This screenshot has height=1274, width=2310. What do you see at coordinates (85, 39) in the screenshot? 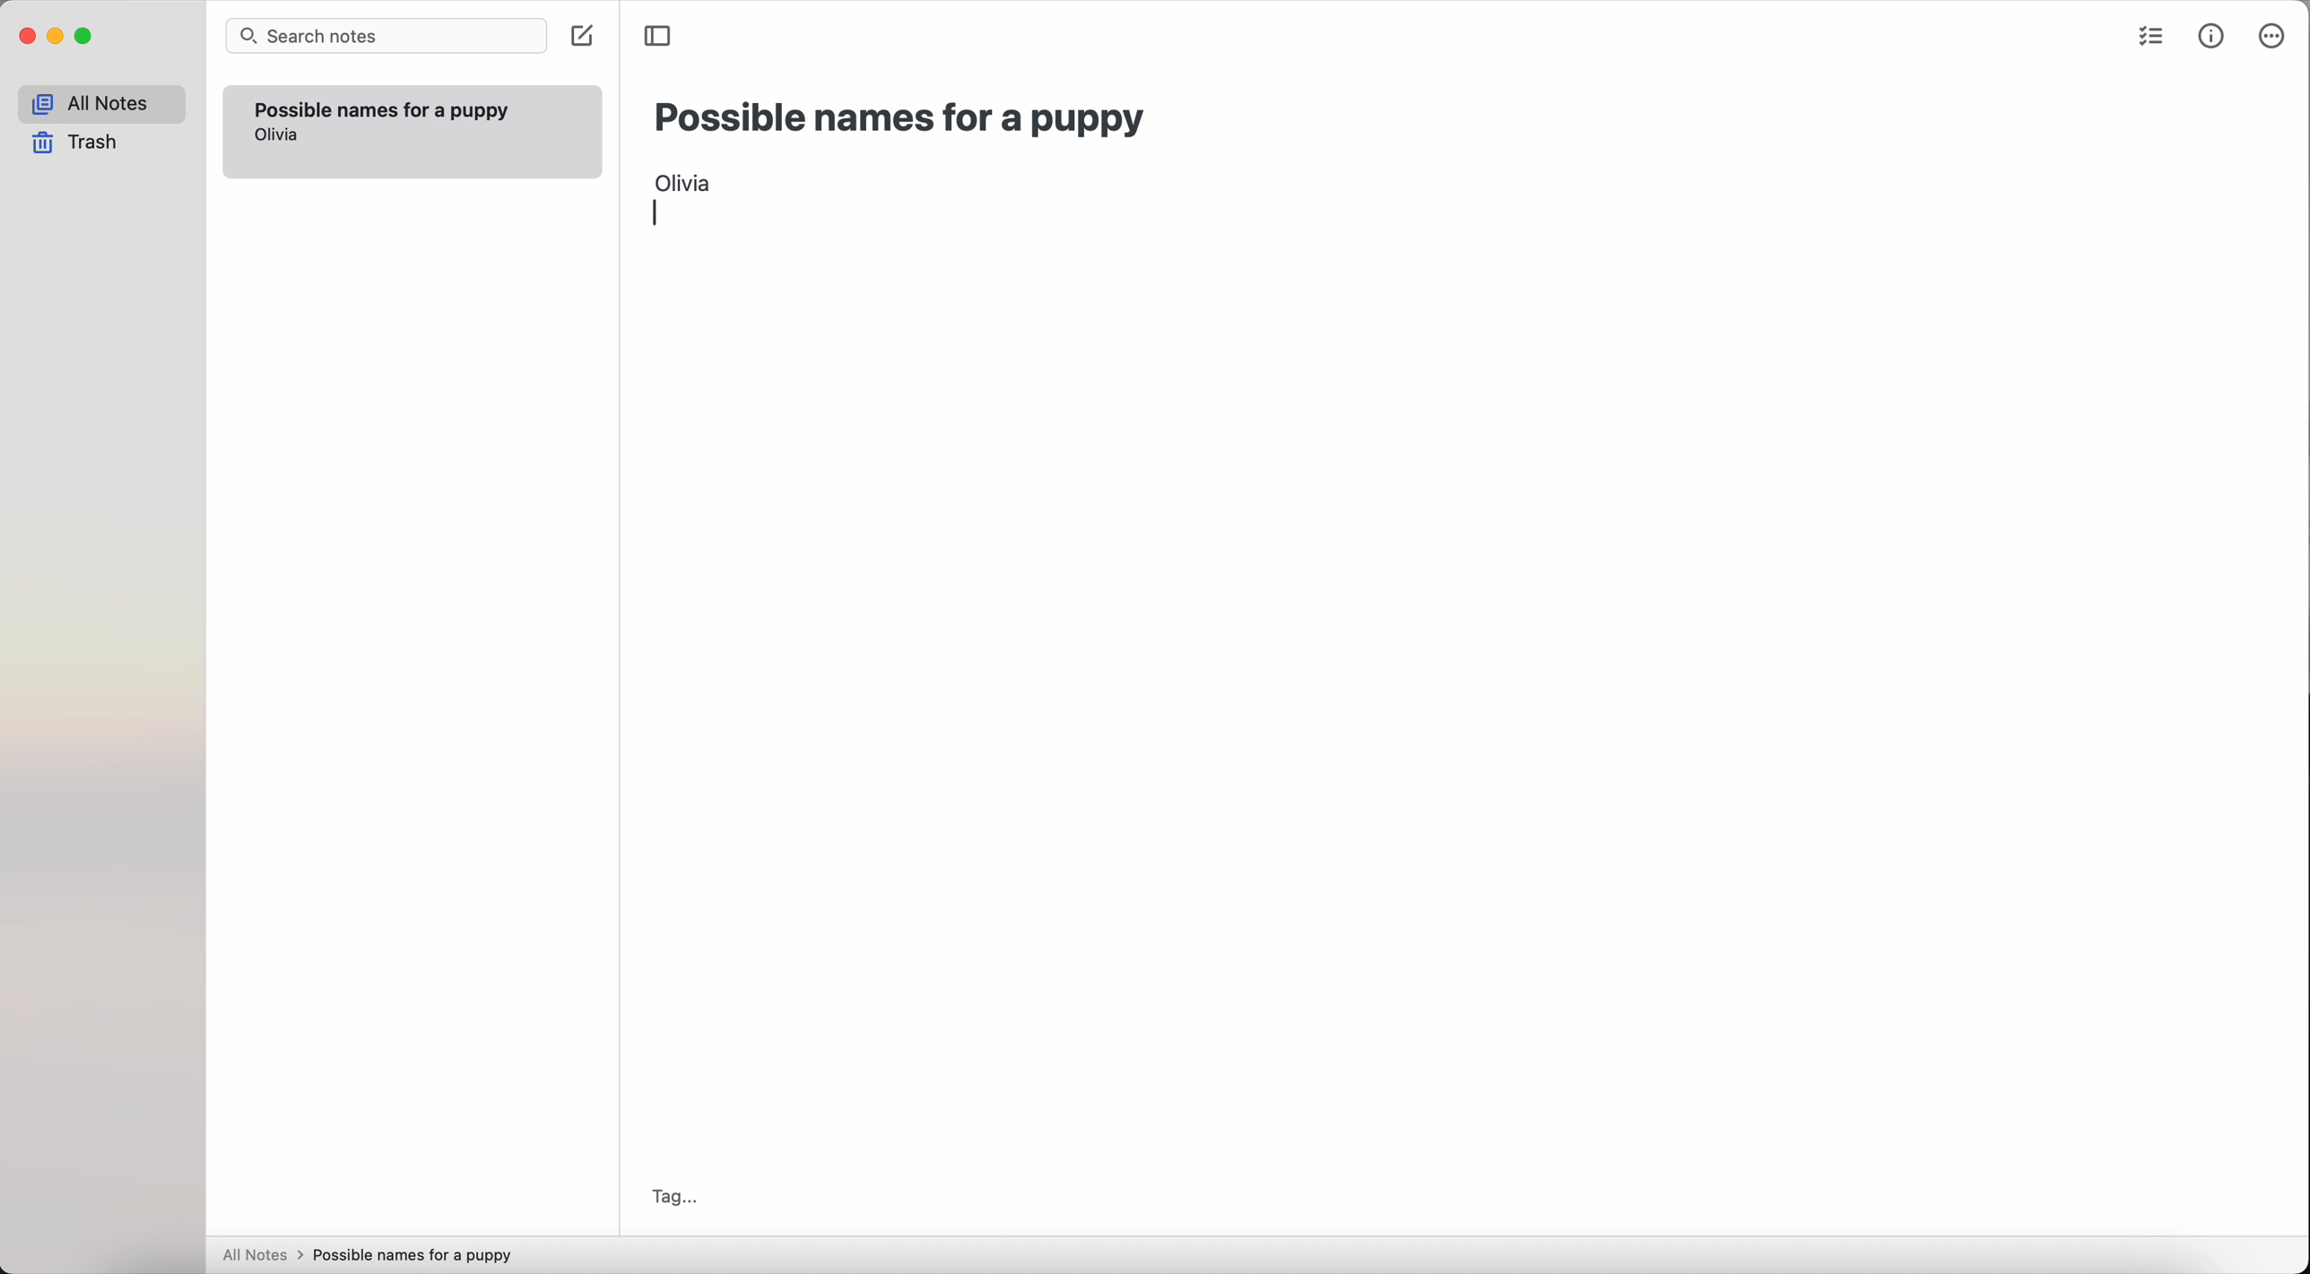
I see `maximize` at bounding box center [85, 39].